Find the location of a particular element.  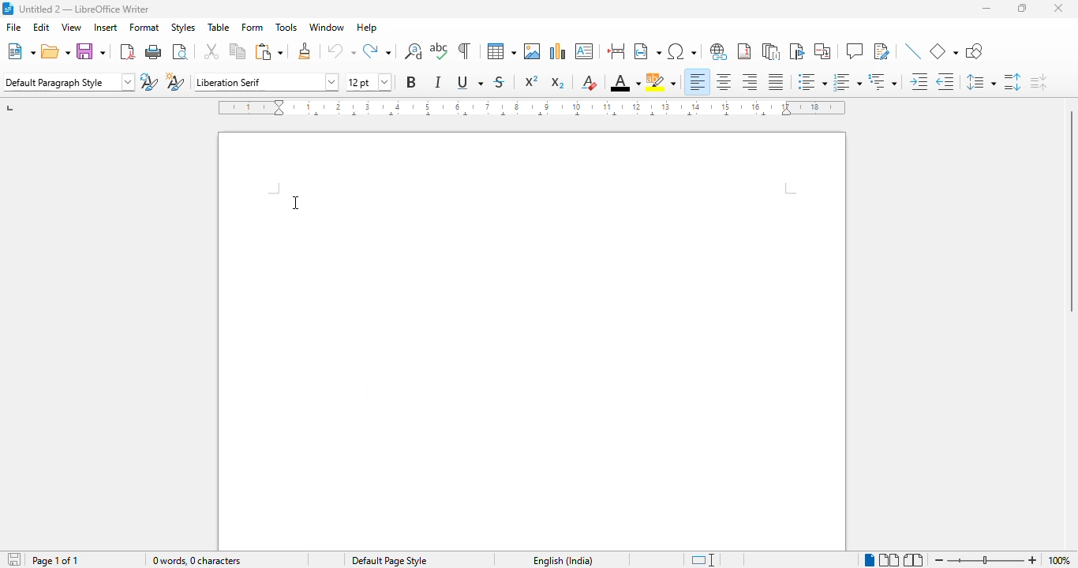

minimize is located at coordinates (987, 9).